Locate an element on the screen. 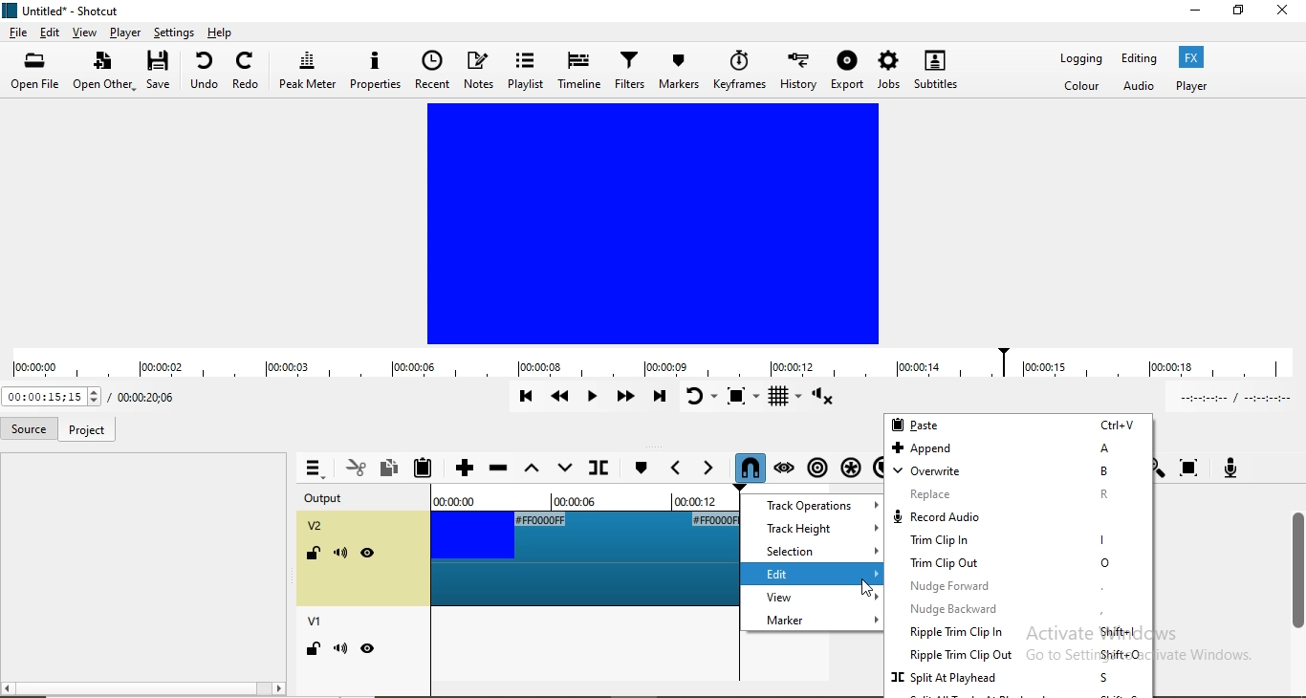 This screenshot has height=698, width=1306. Player is located at coordinates (1191, 85).